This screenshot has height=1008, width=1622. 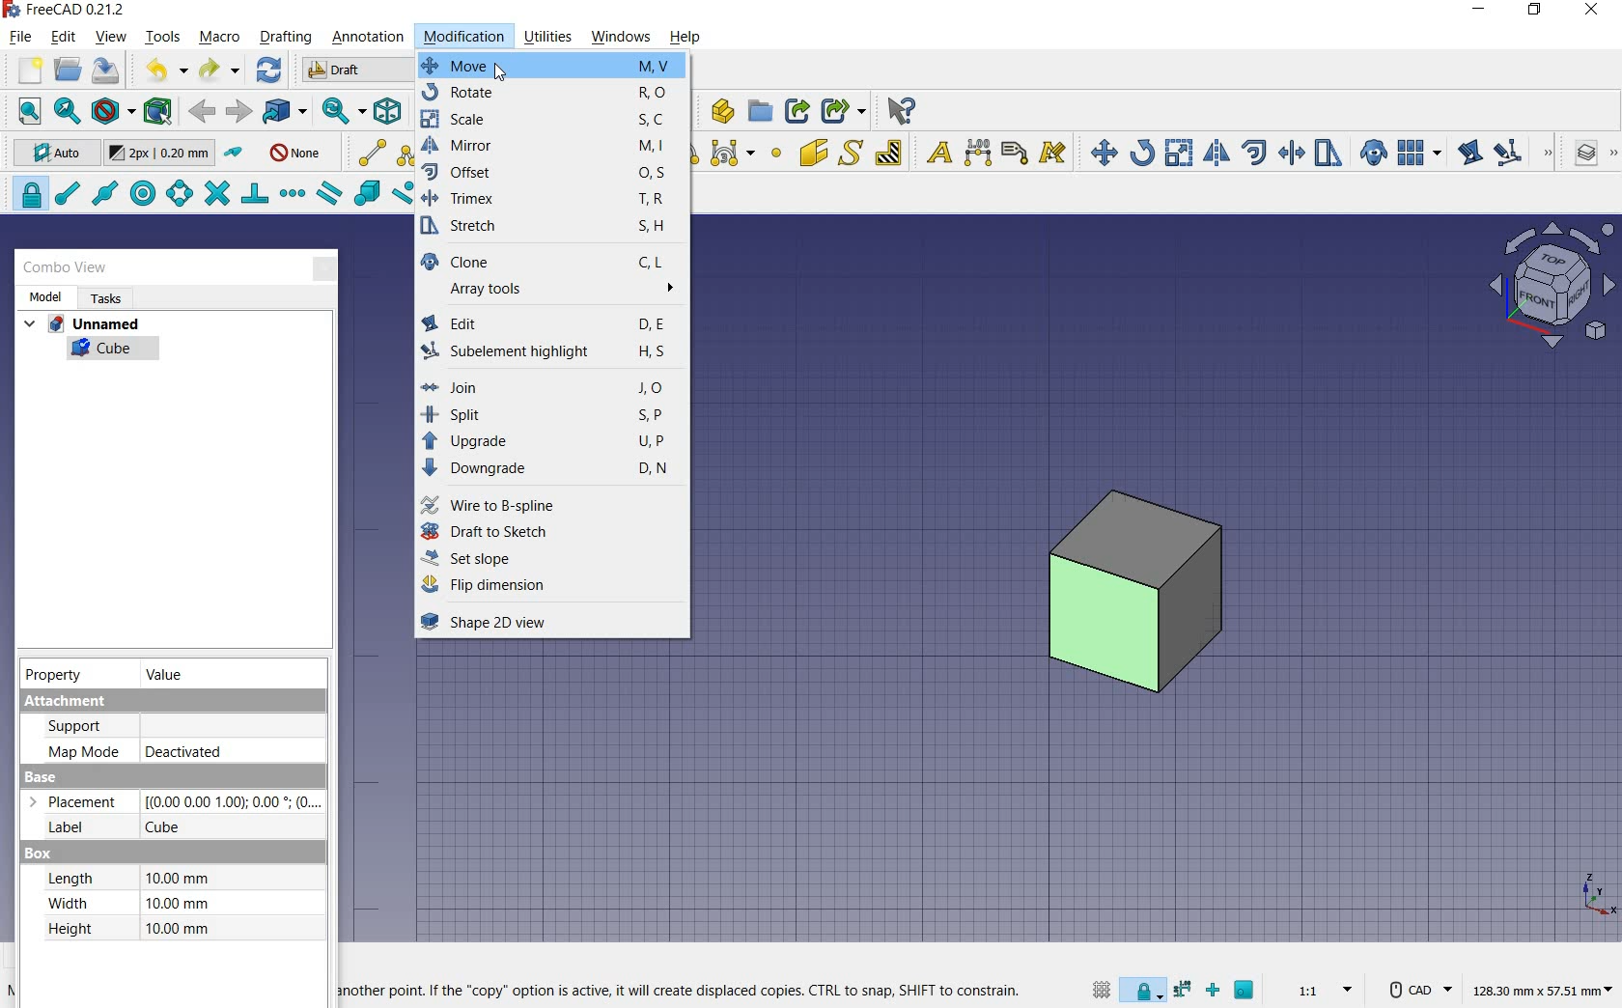 I want to click on windows, so click(x=620, y=37).